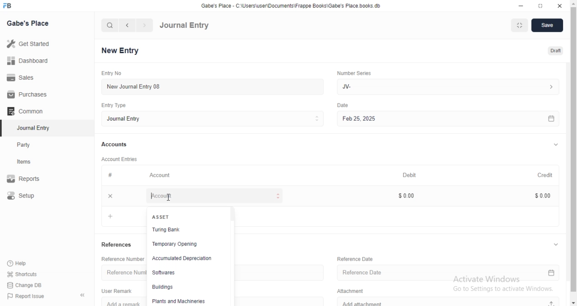 This screenshot has width=577, height=306. I want to click on minimize, so click(523, 5).